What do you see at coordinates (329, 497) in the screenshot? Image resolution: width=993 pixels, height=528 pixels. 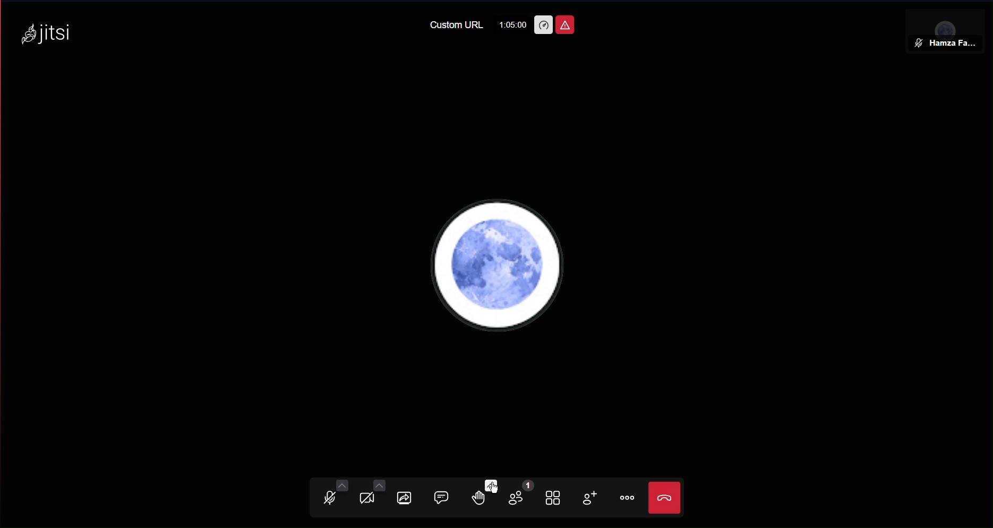 I see `Audio` at bounding box center [329, 497].